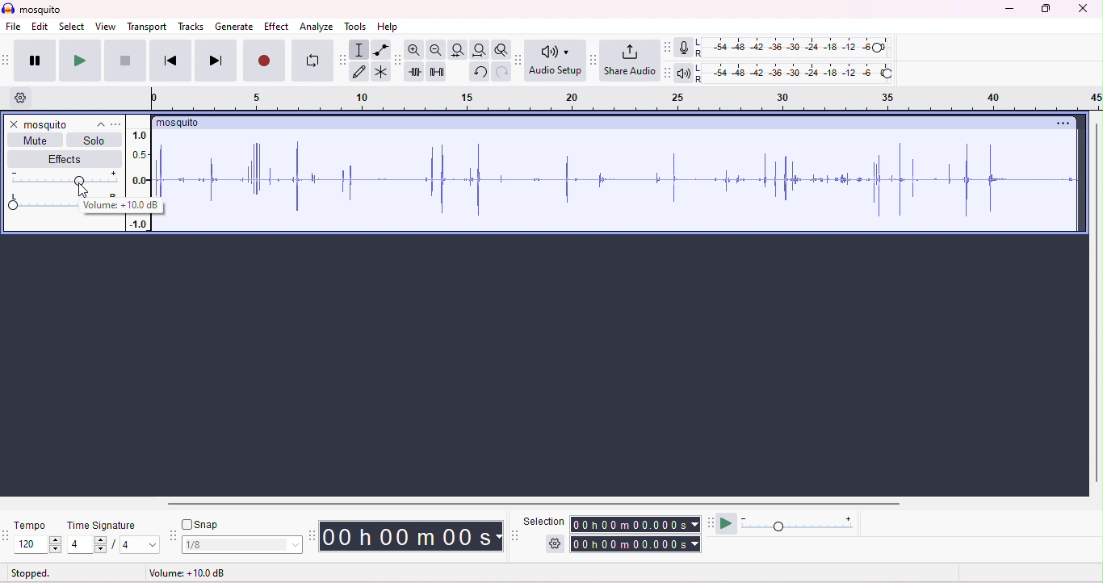 Image resolution: width=1103 pixels, height=583 pixels. I want to click on help, so click(389, 27).